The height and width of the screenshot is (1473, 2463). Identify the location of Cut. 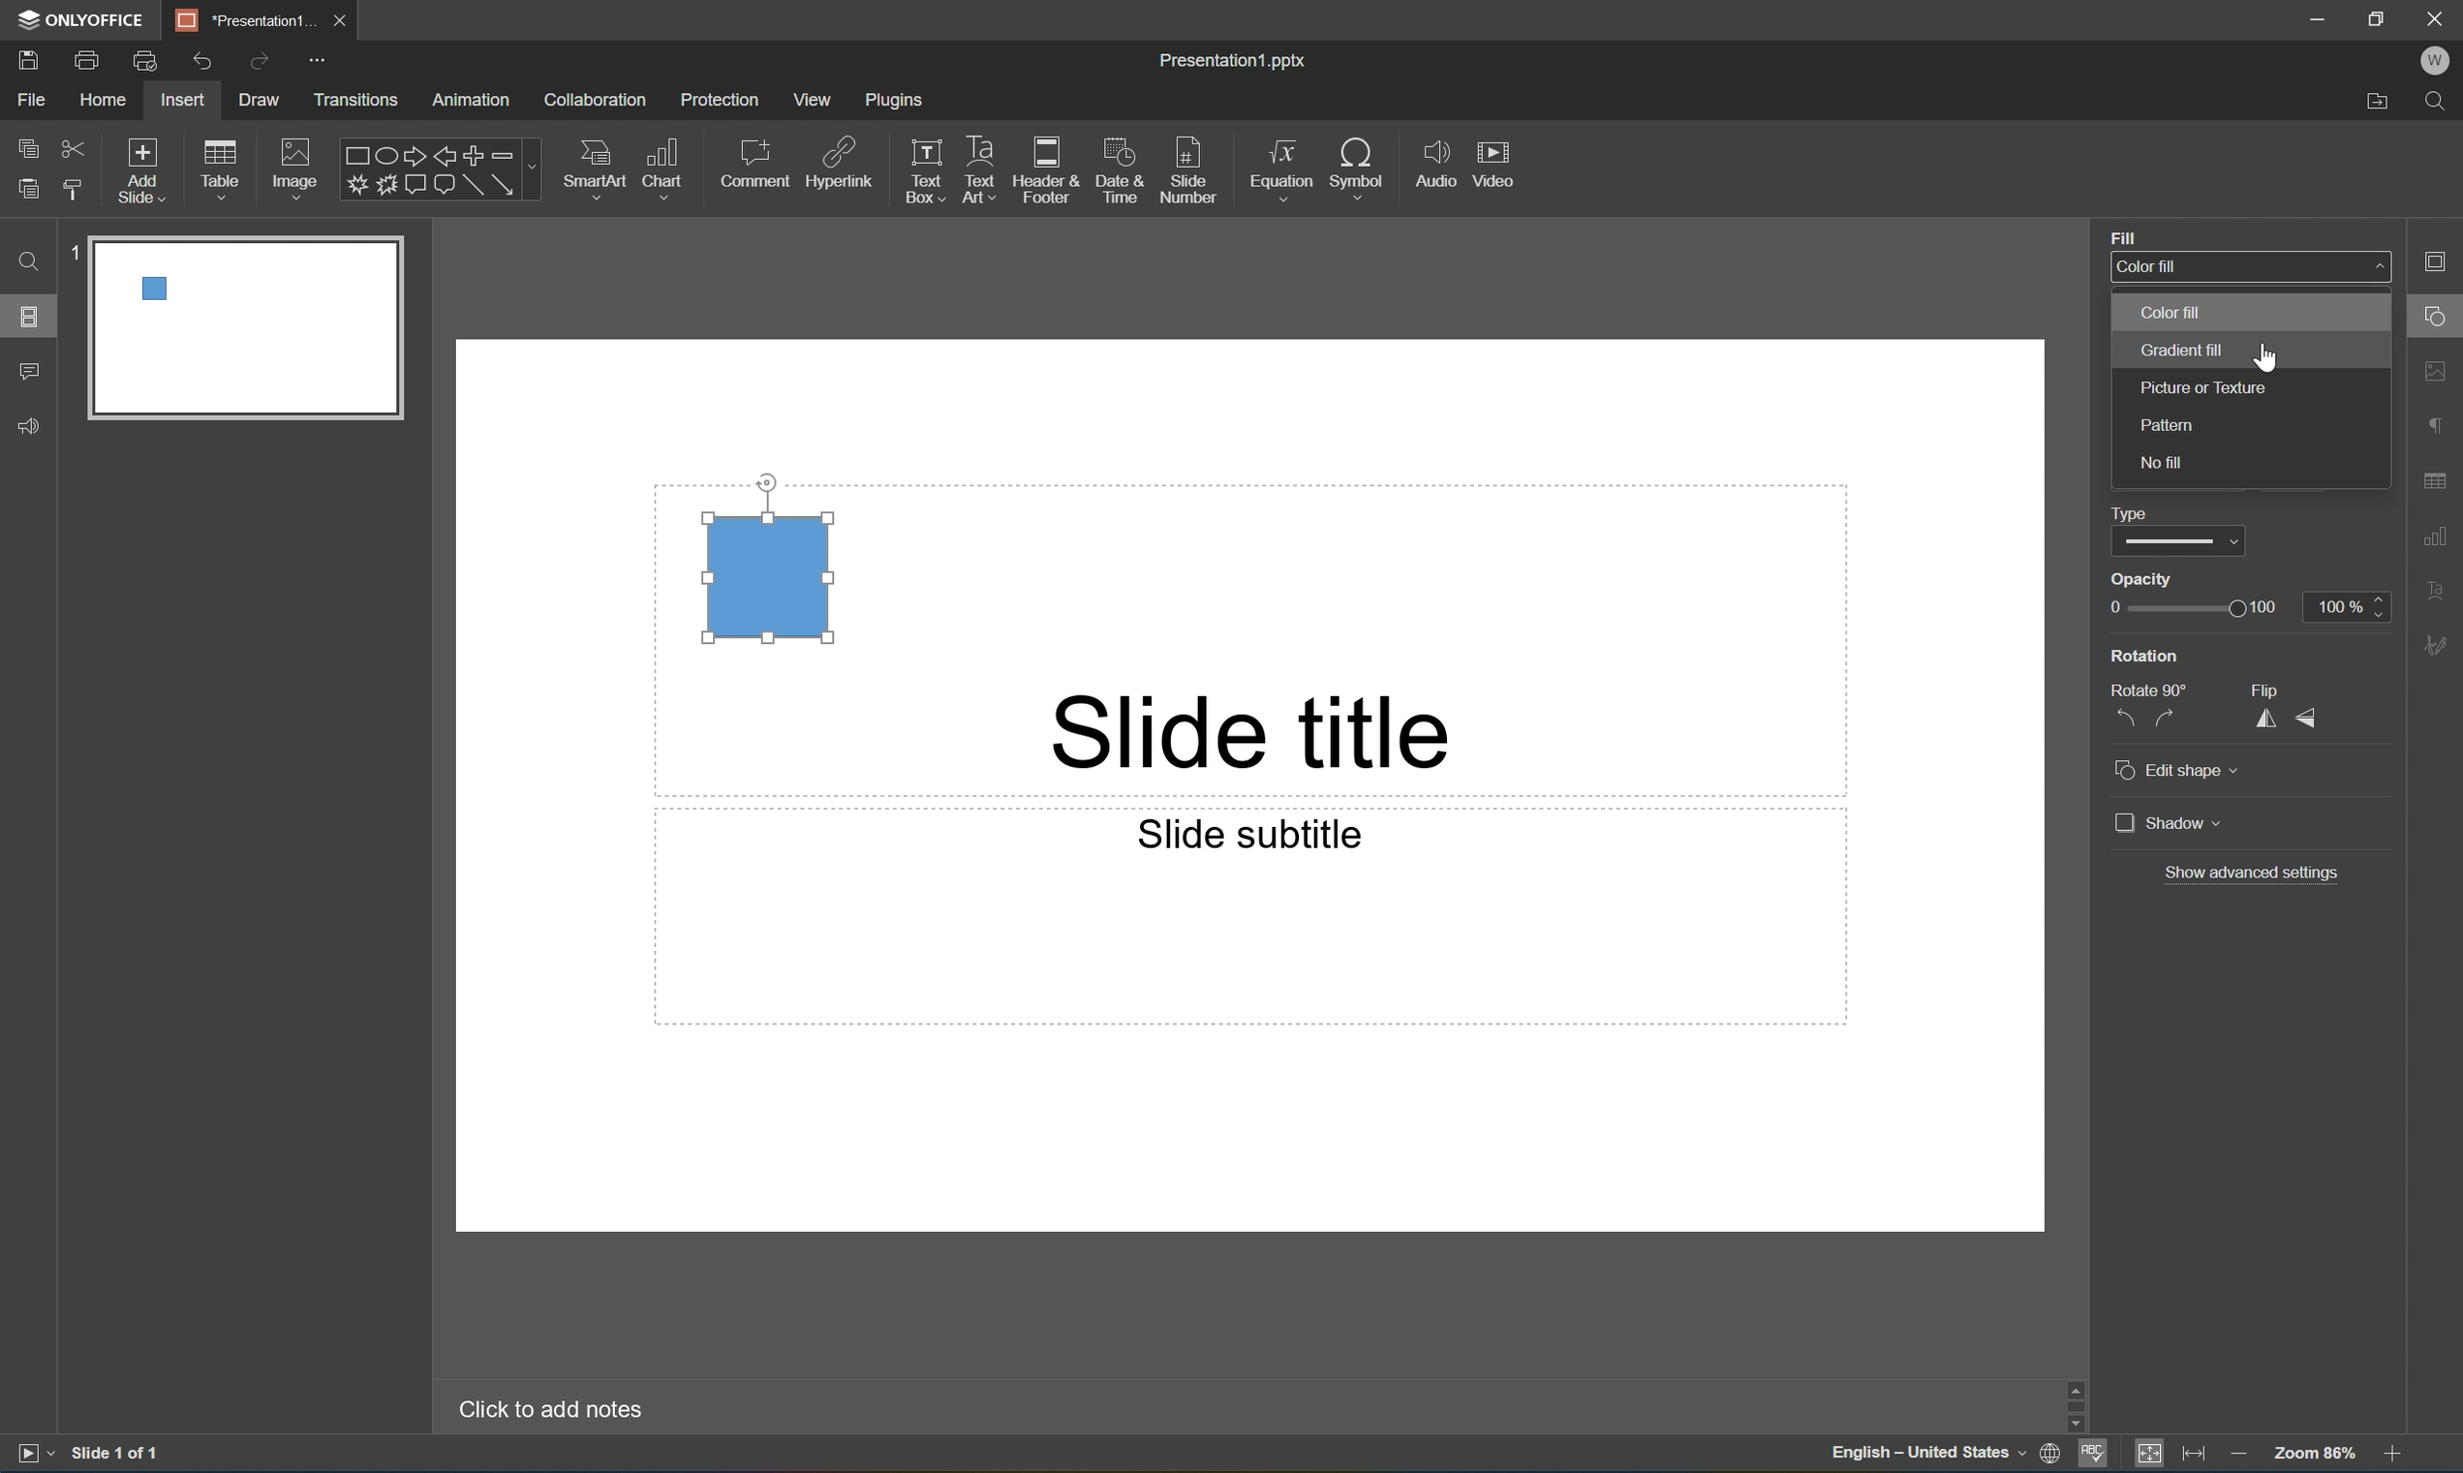
(74, 147).